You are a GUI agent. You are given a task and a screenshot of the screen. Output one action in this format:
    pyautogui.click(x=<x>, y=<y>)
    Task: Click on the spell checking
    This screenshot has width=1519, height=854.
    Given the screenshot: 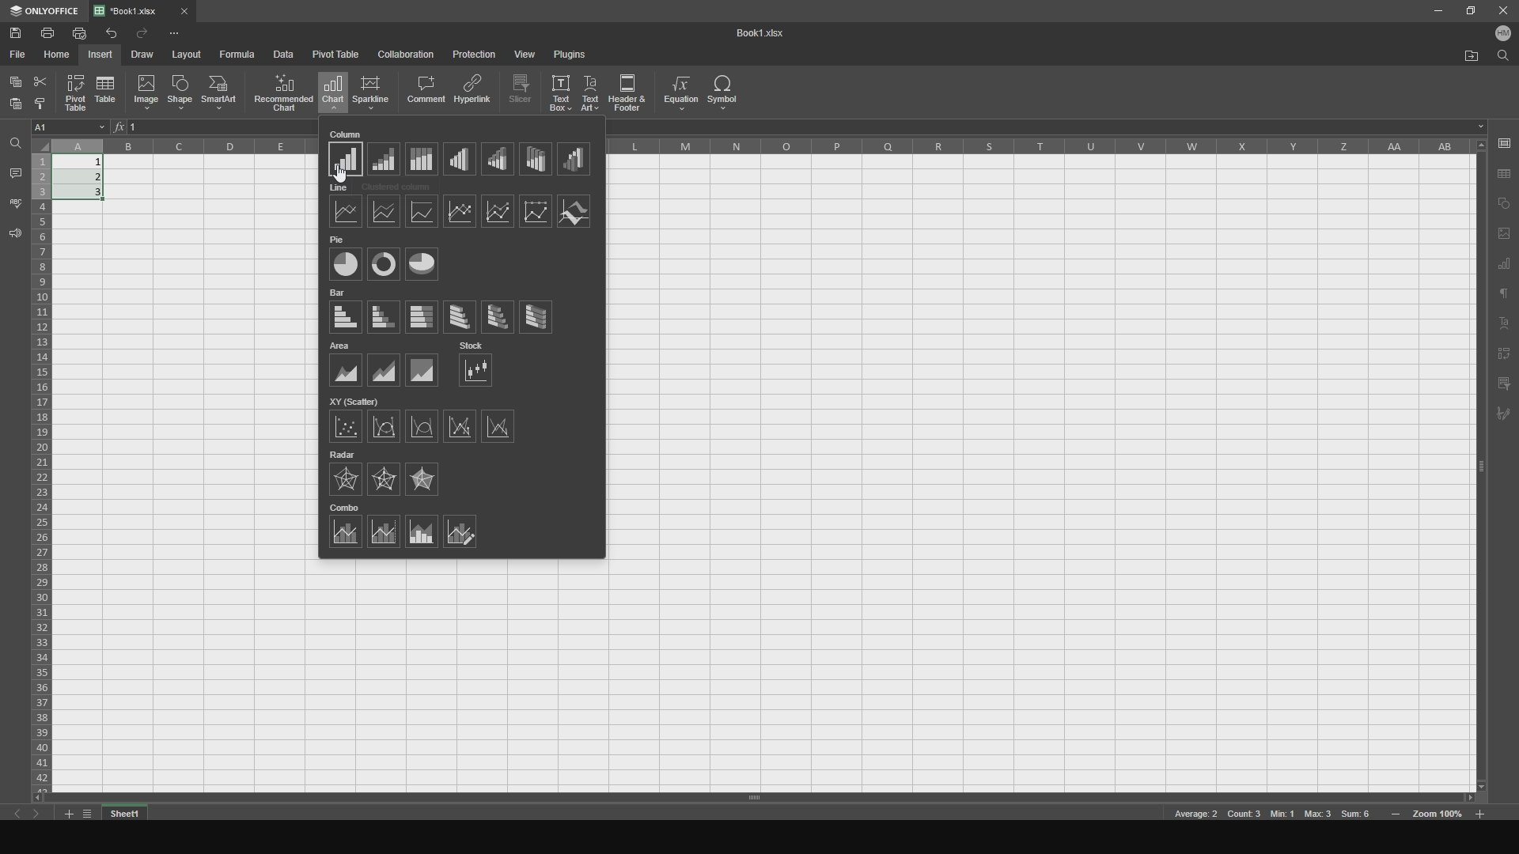 What is the action you would take?
    pyautogui.click(x=15, y=202)
    